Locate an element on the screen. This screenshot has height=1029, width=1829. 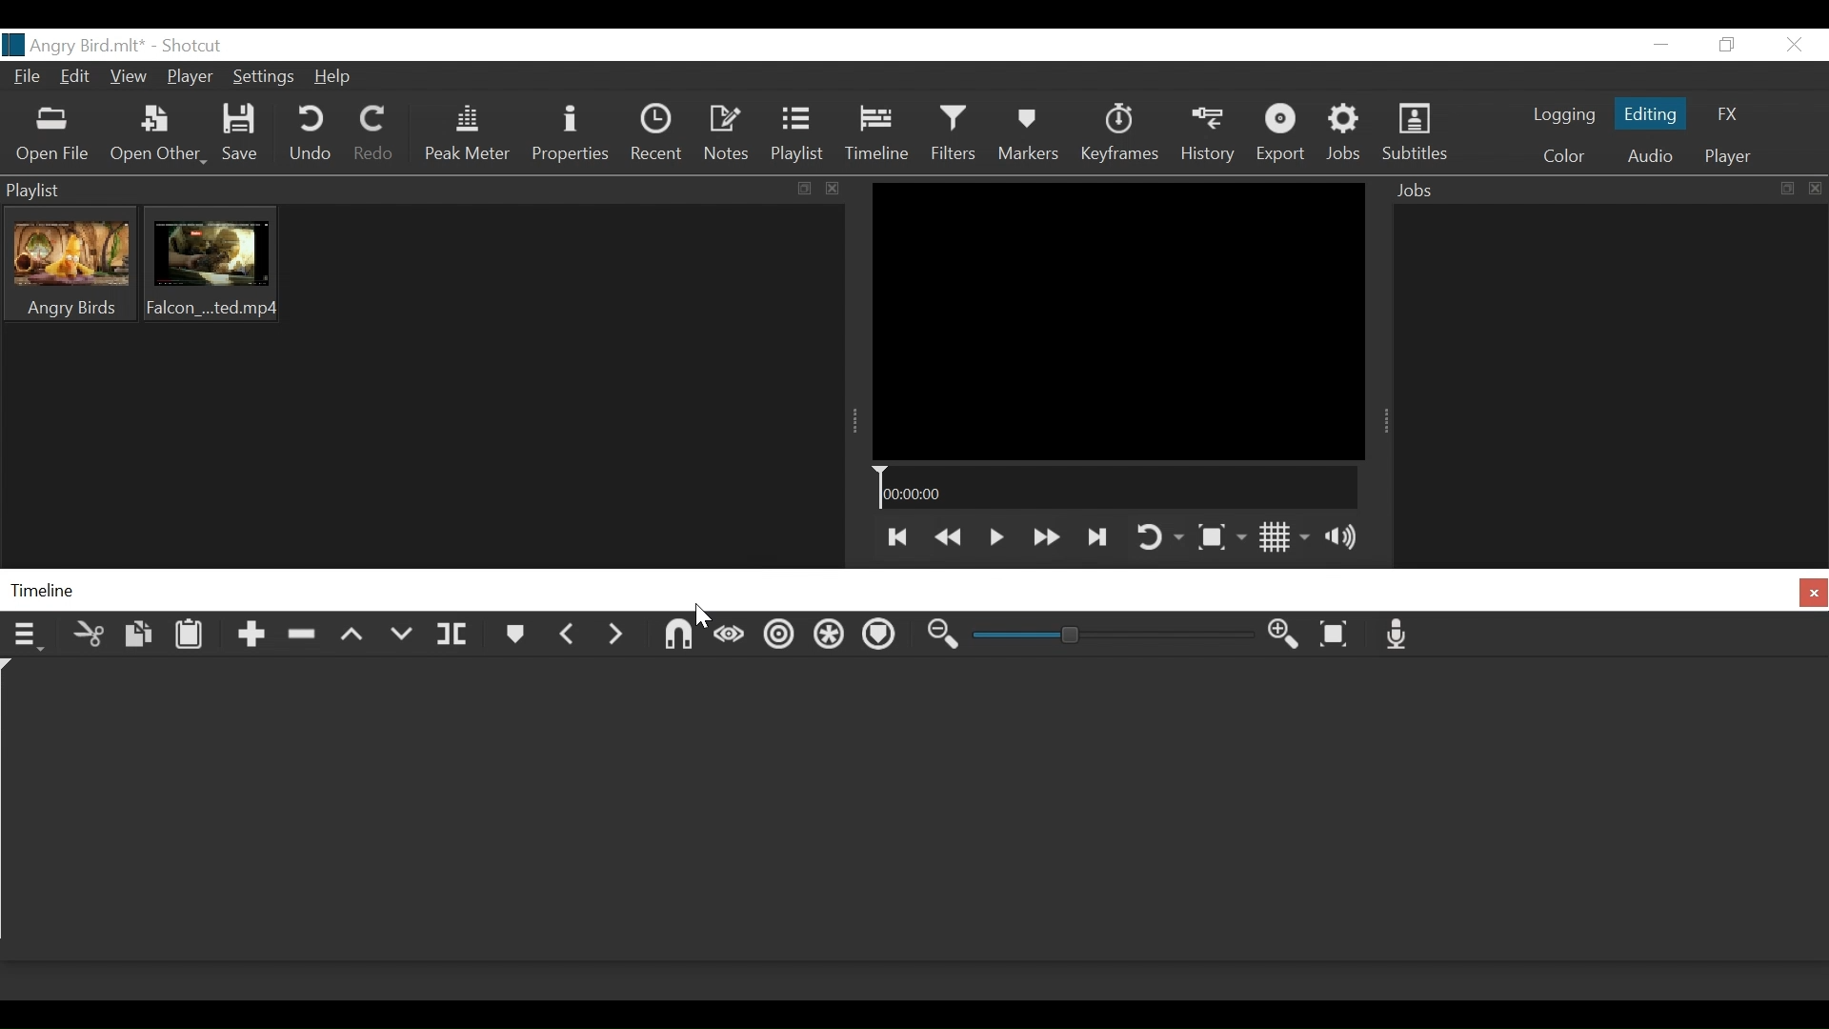
File name is located at coordinates (73, 46).